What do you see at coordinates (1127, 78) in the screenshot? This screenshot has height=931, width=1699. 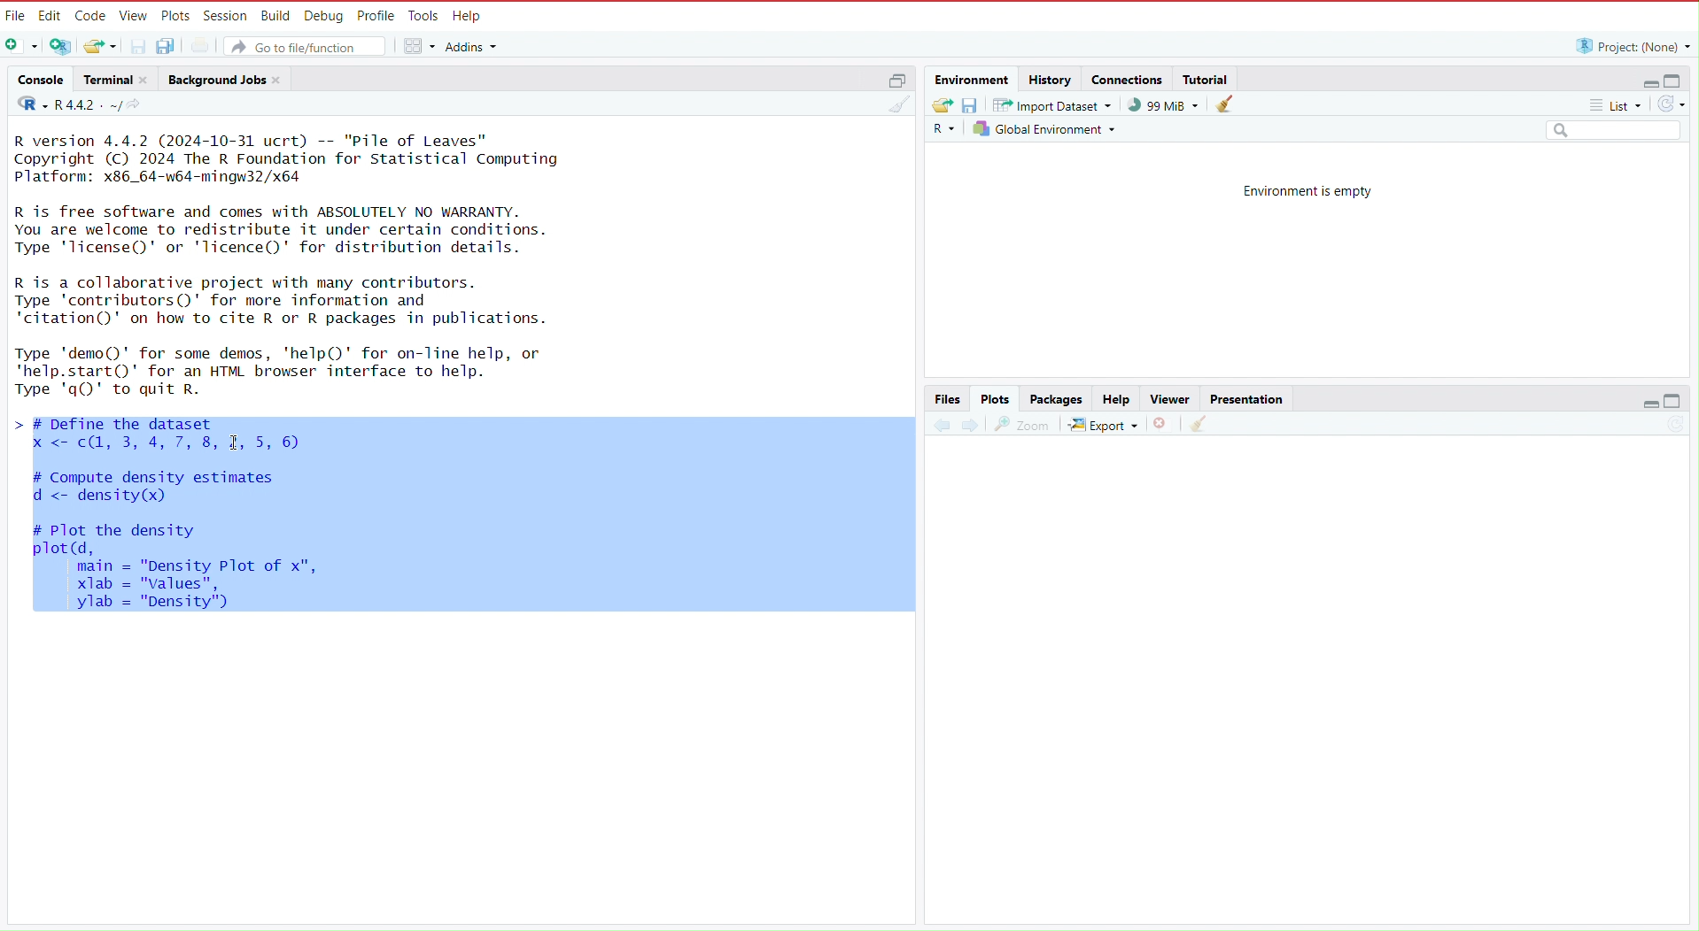 I see `connections` at bounding box center [1127, 78].